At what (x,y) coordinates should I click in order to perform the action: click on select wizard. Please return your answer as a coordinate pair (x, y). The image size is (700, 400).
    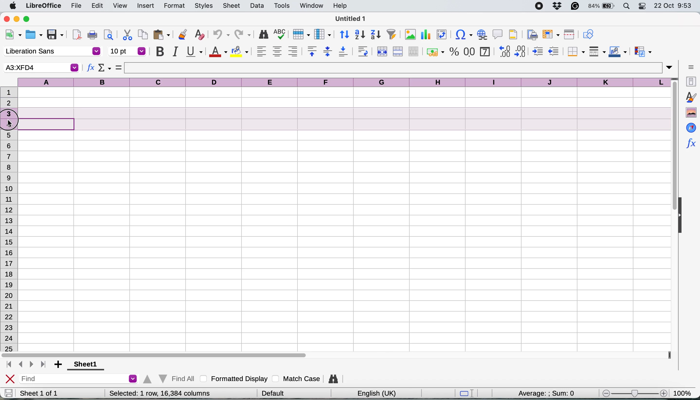
    Looking at the image, I should click on (105, 69).